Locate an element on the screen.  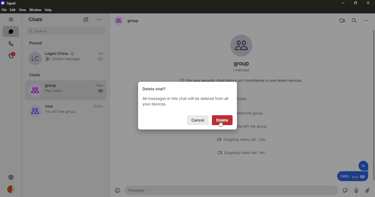
chats is located at coordinates (35, 20).